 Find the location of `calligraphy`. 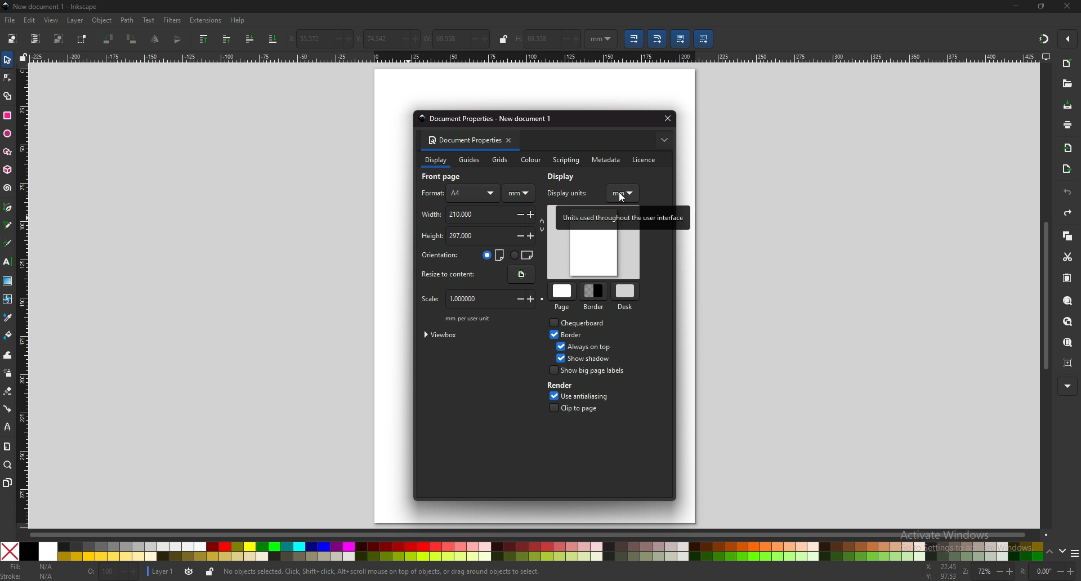

calligraphy is located at coordinates (7, 243).